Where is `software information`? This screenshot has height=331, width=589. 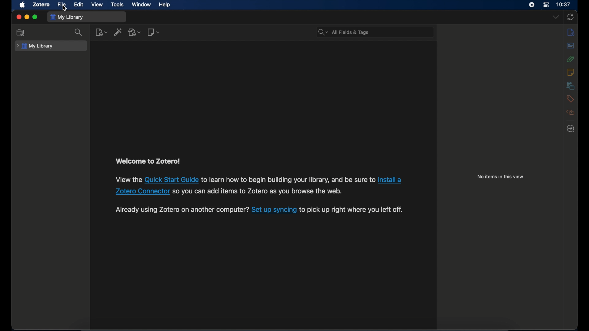
software information is located at coordinates (260, 191).